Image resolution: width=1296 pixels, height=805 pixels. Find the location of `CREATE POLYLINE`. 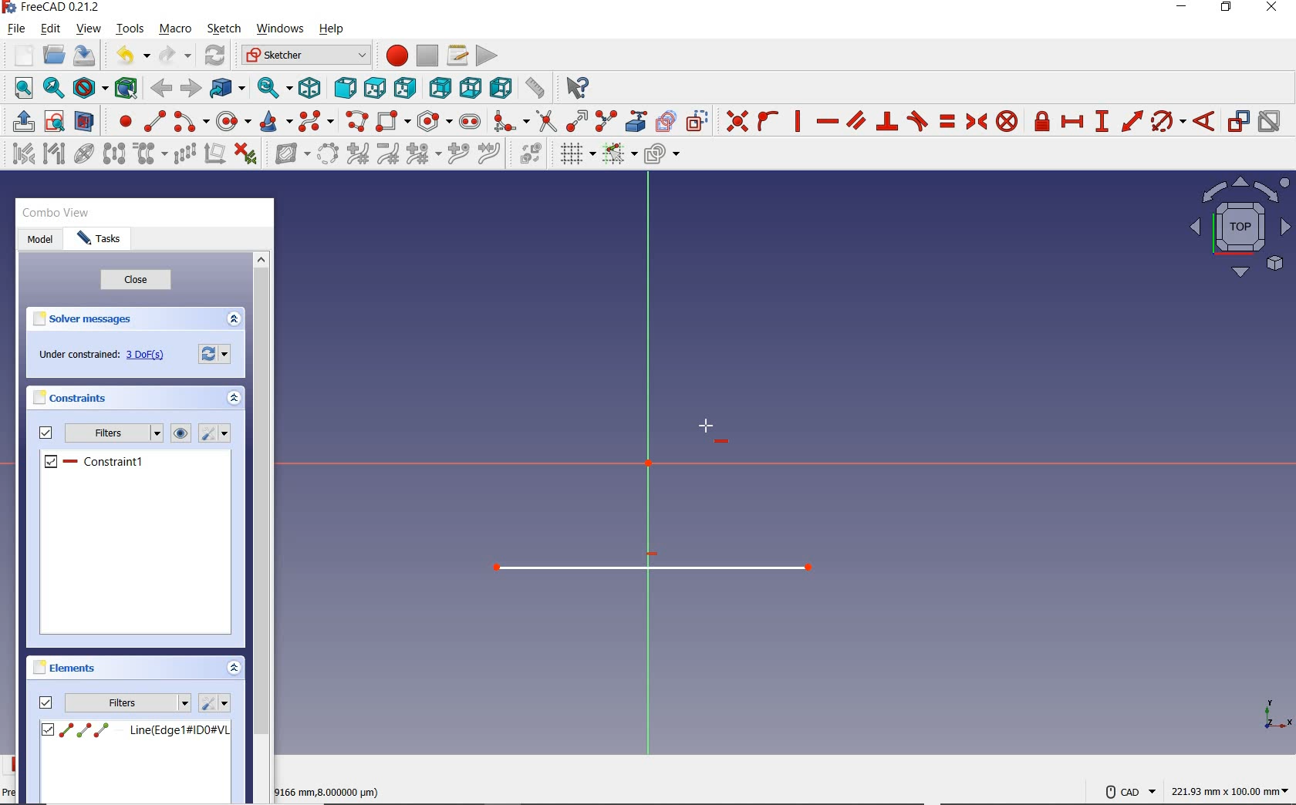

CREATE POLYLINE is located at coordinates (356, 121).